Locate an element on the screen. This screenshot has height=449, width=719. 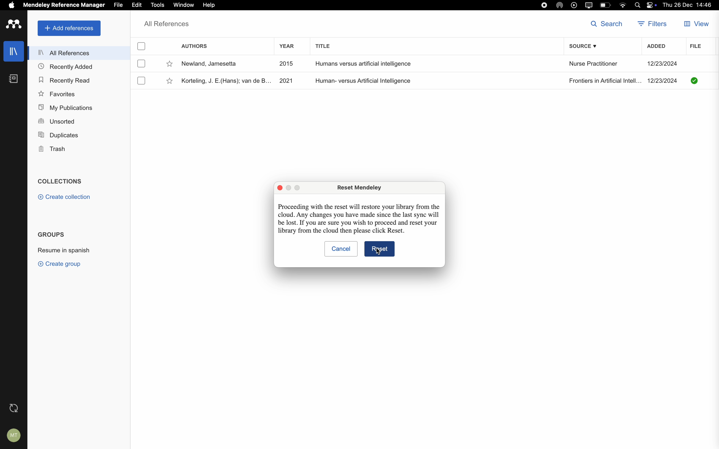
my publications is located at coordinates (67, 108).